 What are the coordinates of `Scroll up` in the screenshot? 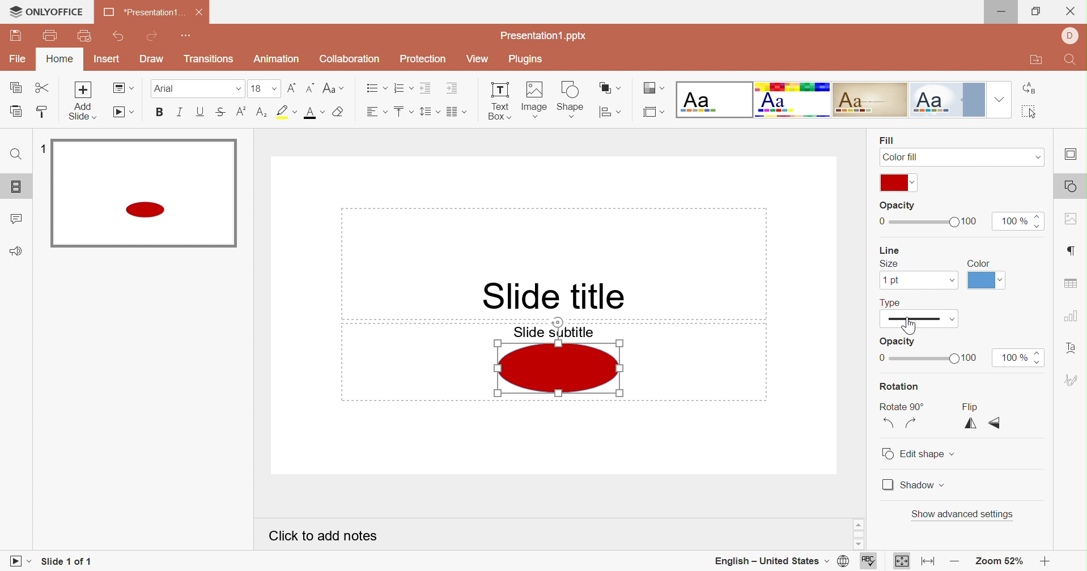 It's located at (862, 523).